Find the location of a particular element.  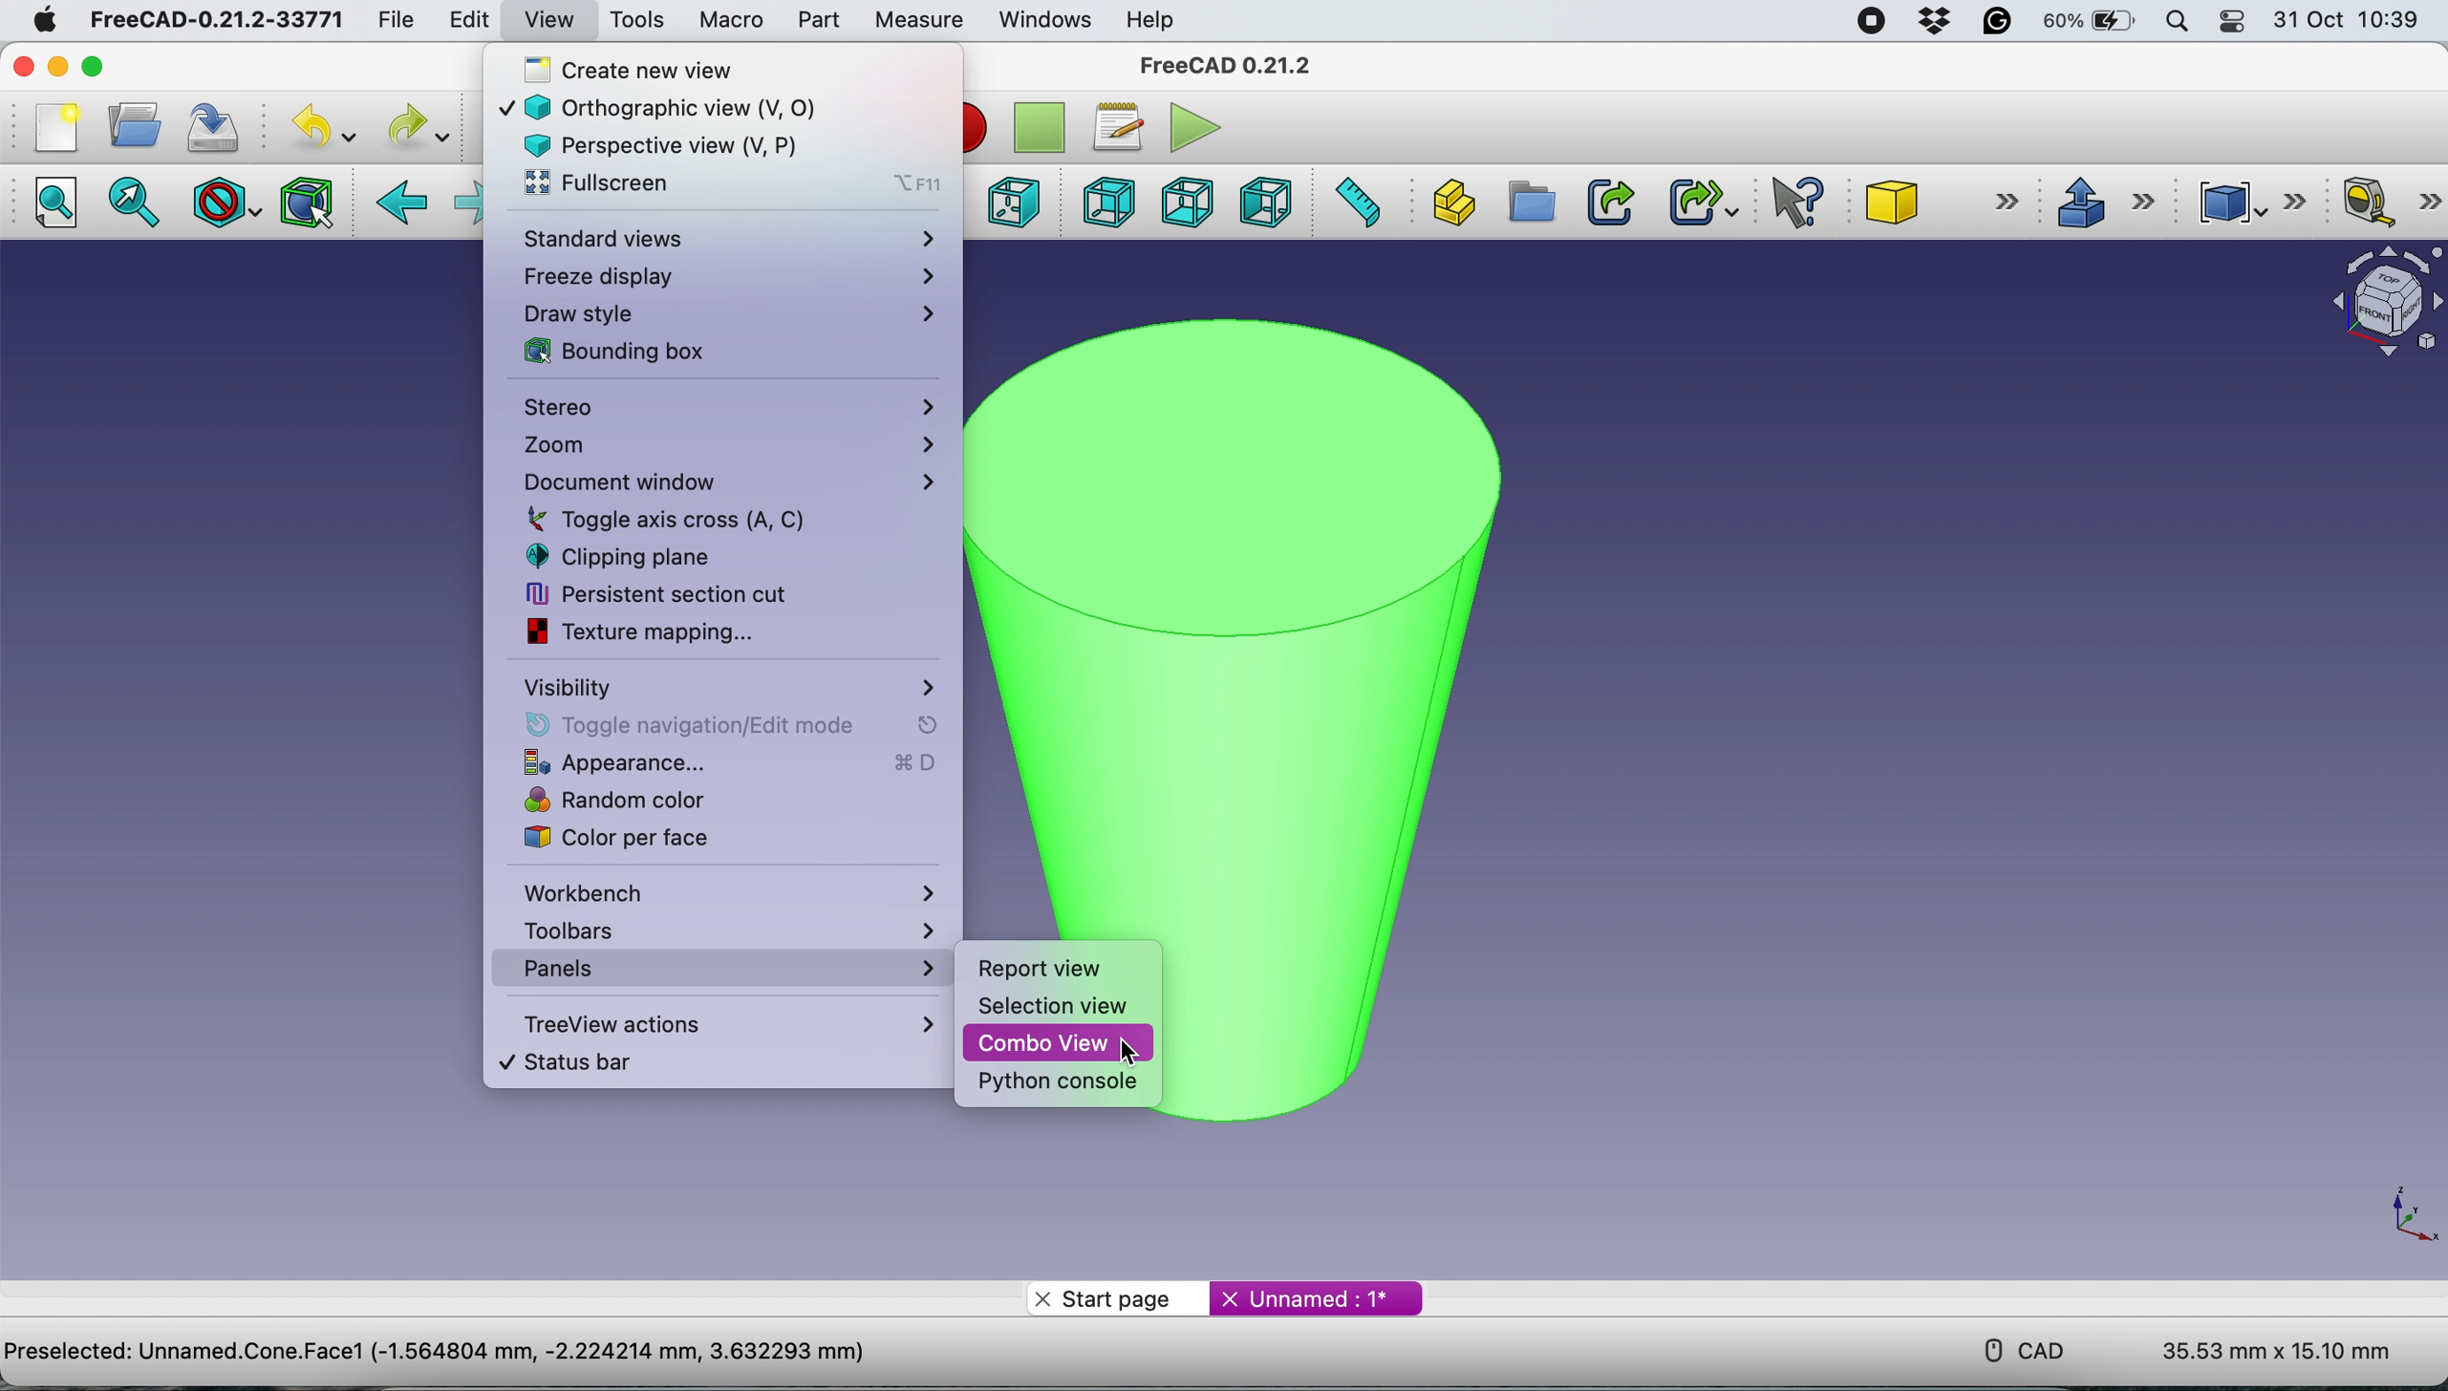

execute macros is located at coordinates (1190, 127).